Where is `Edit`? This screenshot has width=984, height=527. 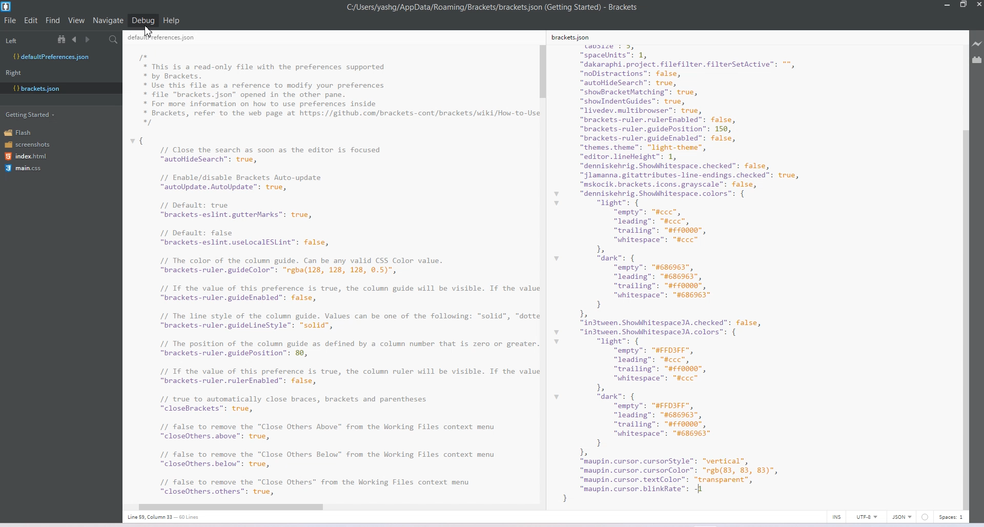 Edit is located at coordinates (32, 20).